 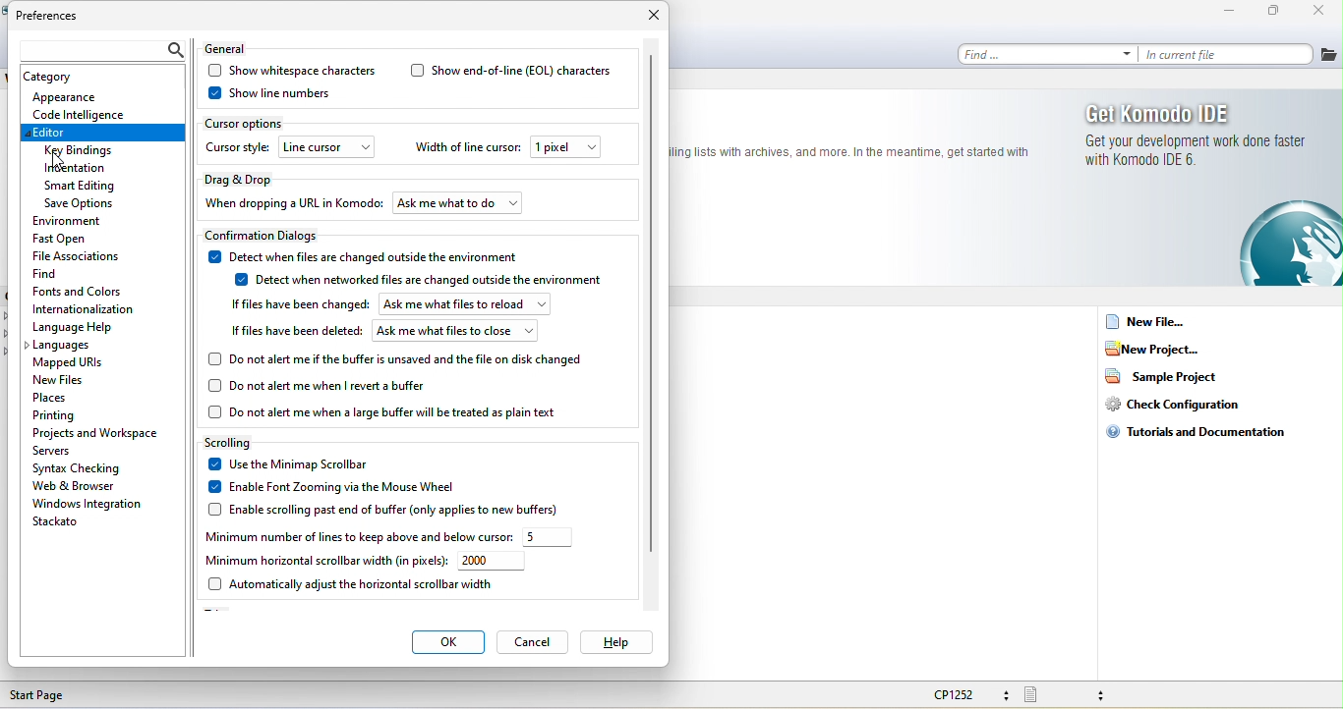 What do you see at coordinates (1186, 404) in the screenshot?
I see `check configuration` at bounding box center [1186, 404].